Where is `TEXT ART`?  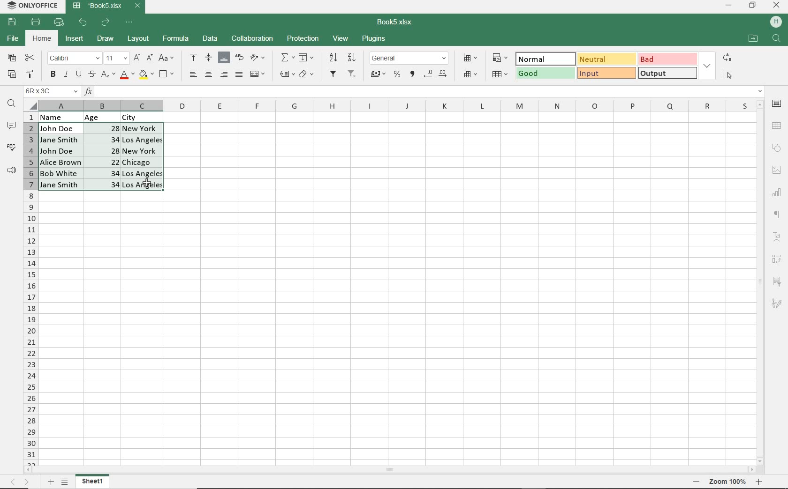
TEXT ART is located at coordinates (778, 238).